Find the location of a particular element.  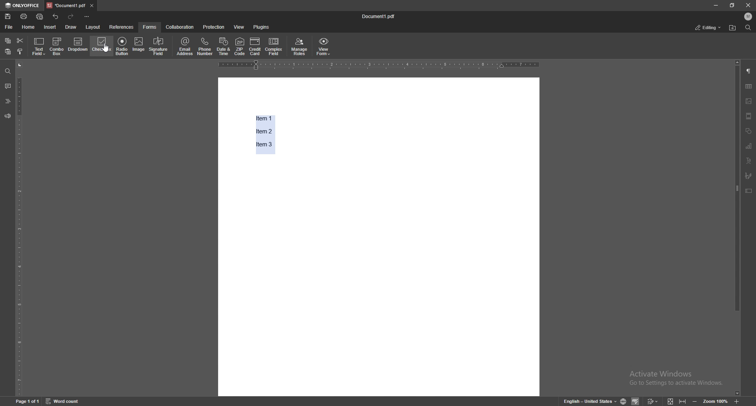

horizontal scale is located at coordinates (378, 65).